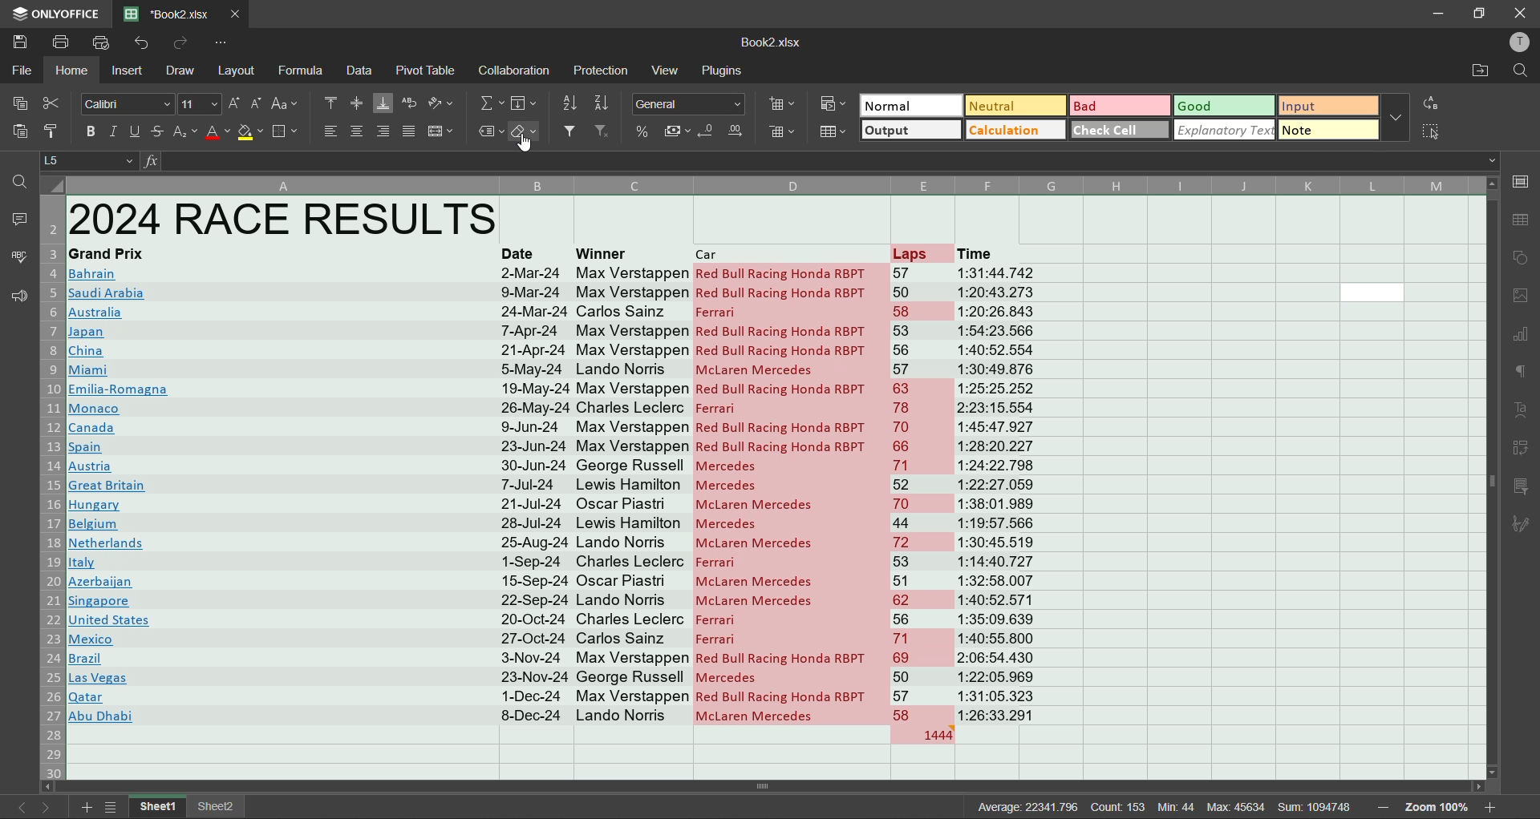 This screenshot has width=1540, height=819. What do you see at coordinates (601, 101) in the screenshot?
I see `sort descending` at bounding box center [601, 101].